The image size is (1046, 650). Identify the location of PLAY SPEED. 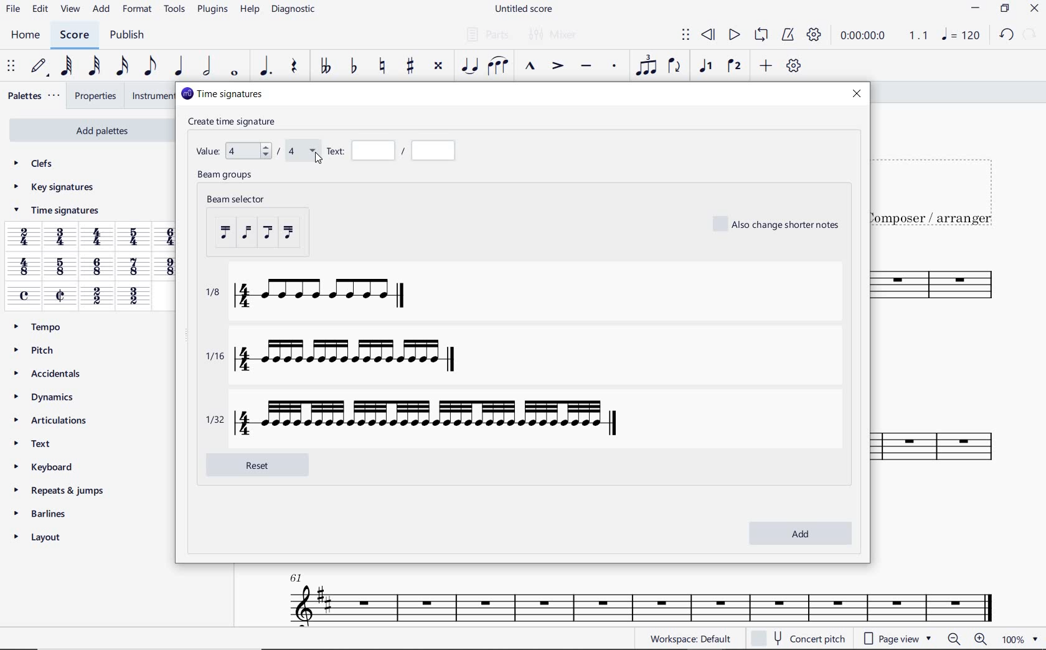
(885, 36).